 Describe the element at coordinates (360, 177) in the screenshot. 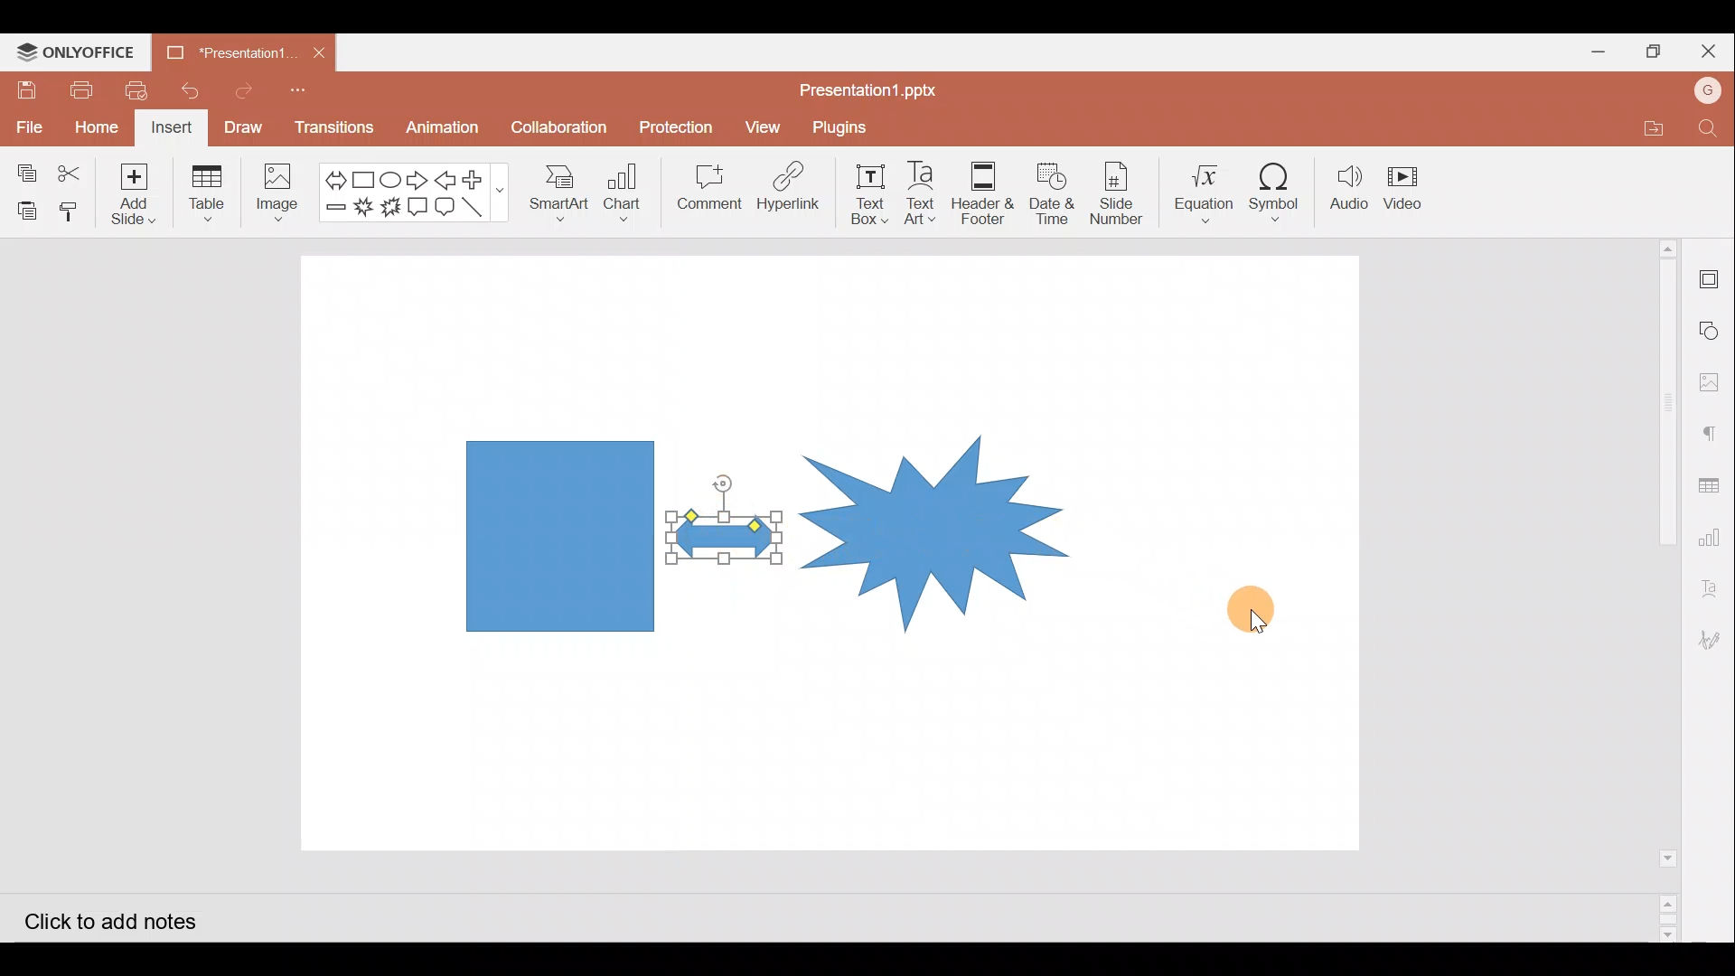

I see `Rectangle` at that location.